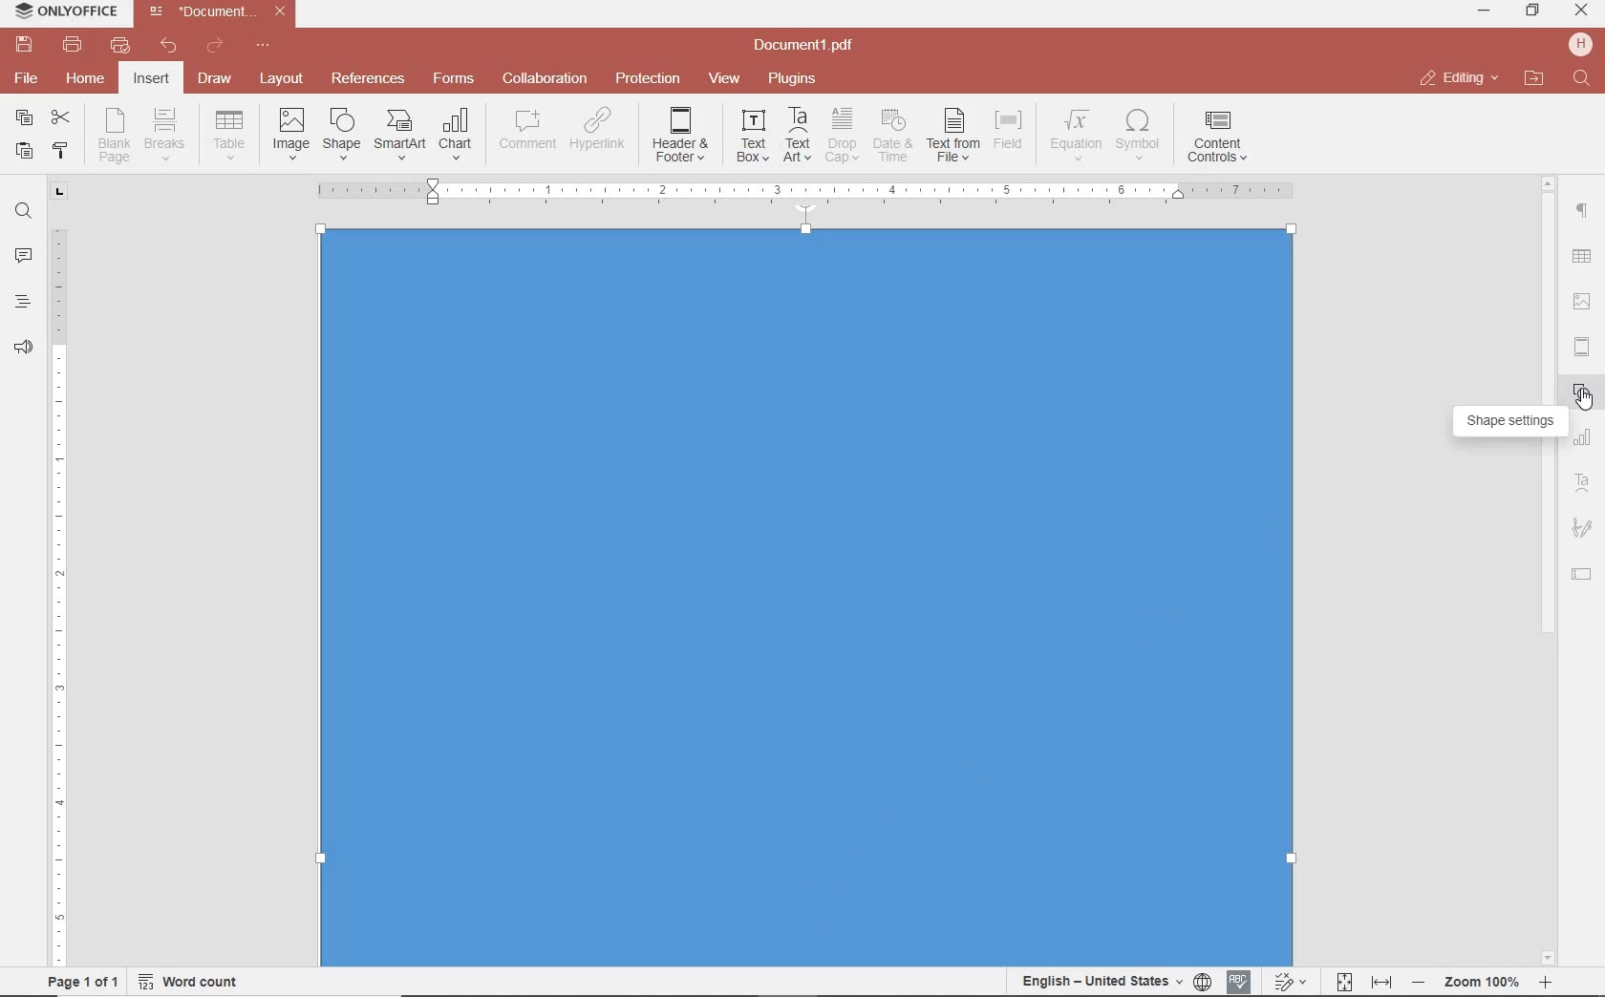 The image size is (1605, 997). What do you see at coordinates (803, 188) in the screenshot?
I see `` at bounding box center [803, 188].